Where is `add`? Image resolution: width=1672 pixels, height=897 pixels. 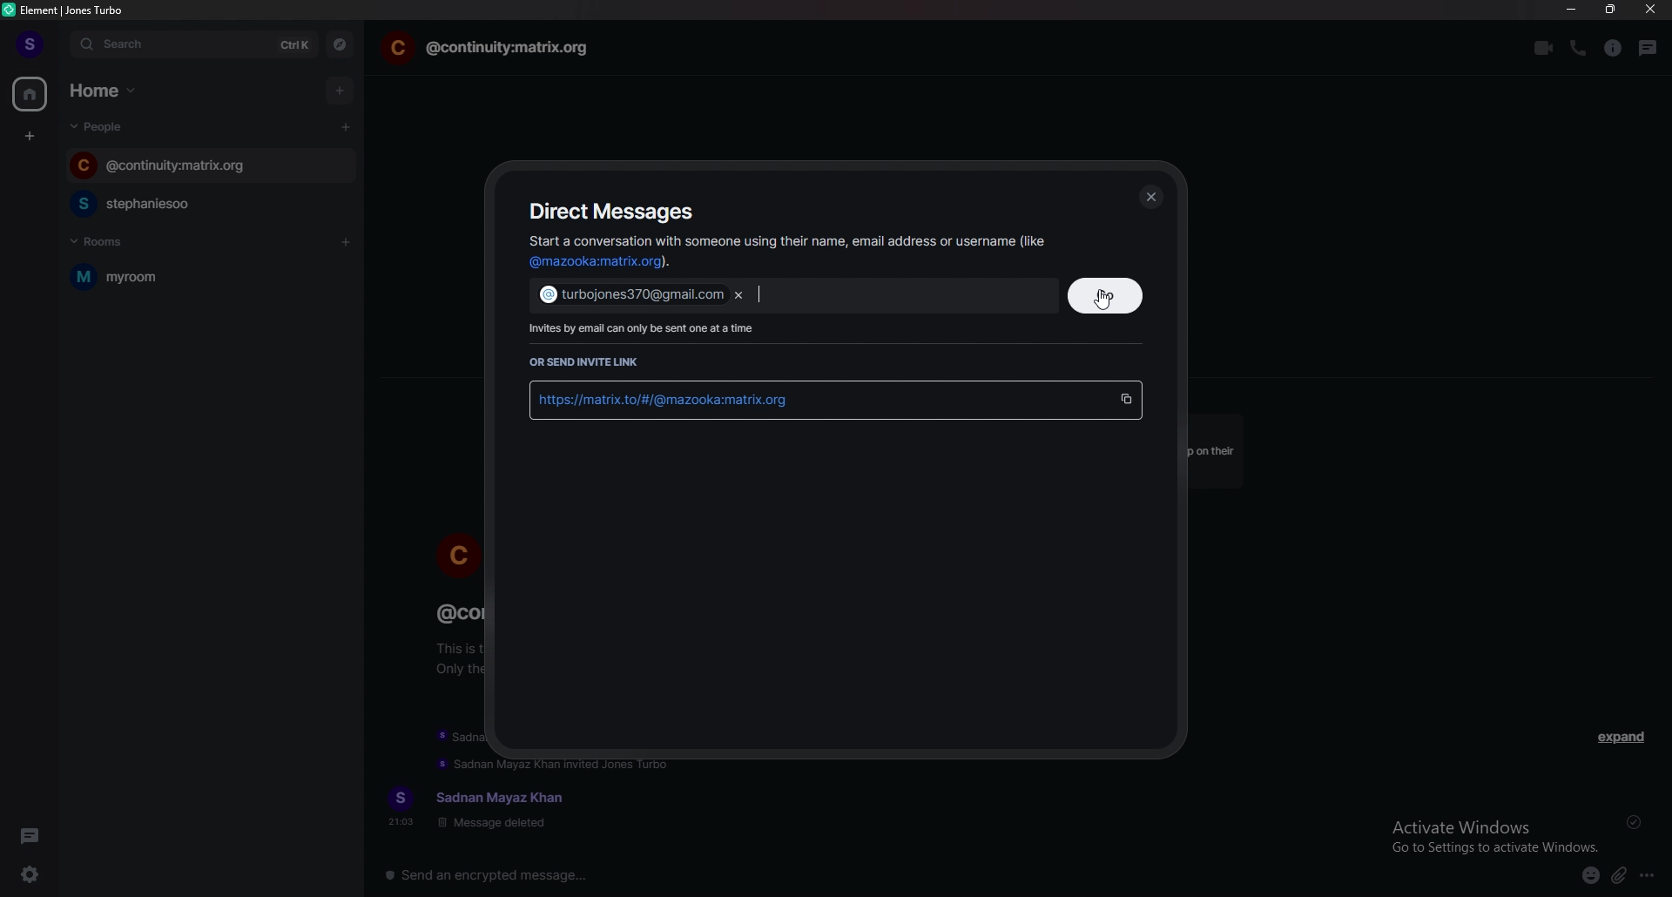
add is located at coordinates (338, 87).